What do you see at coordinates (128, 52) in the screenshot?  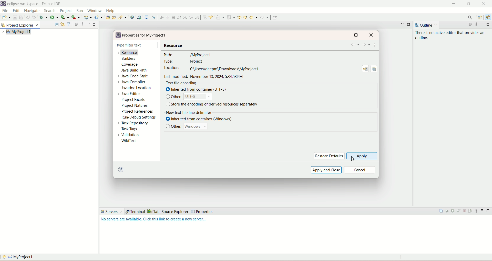 I see `resource` at bounding box center [128, 52].